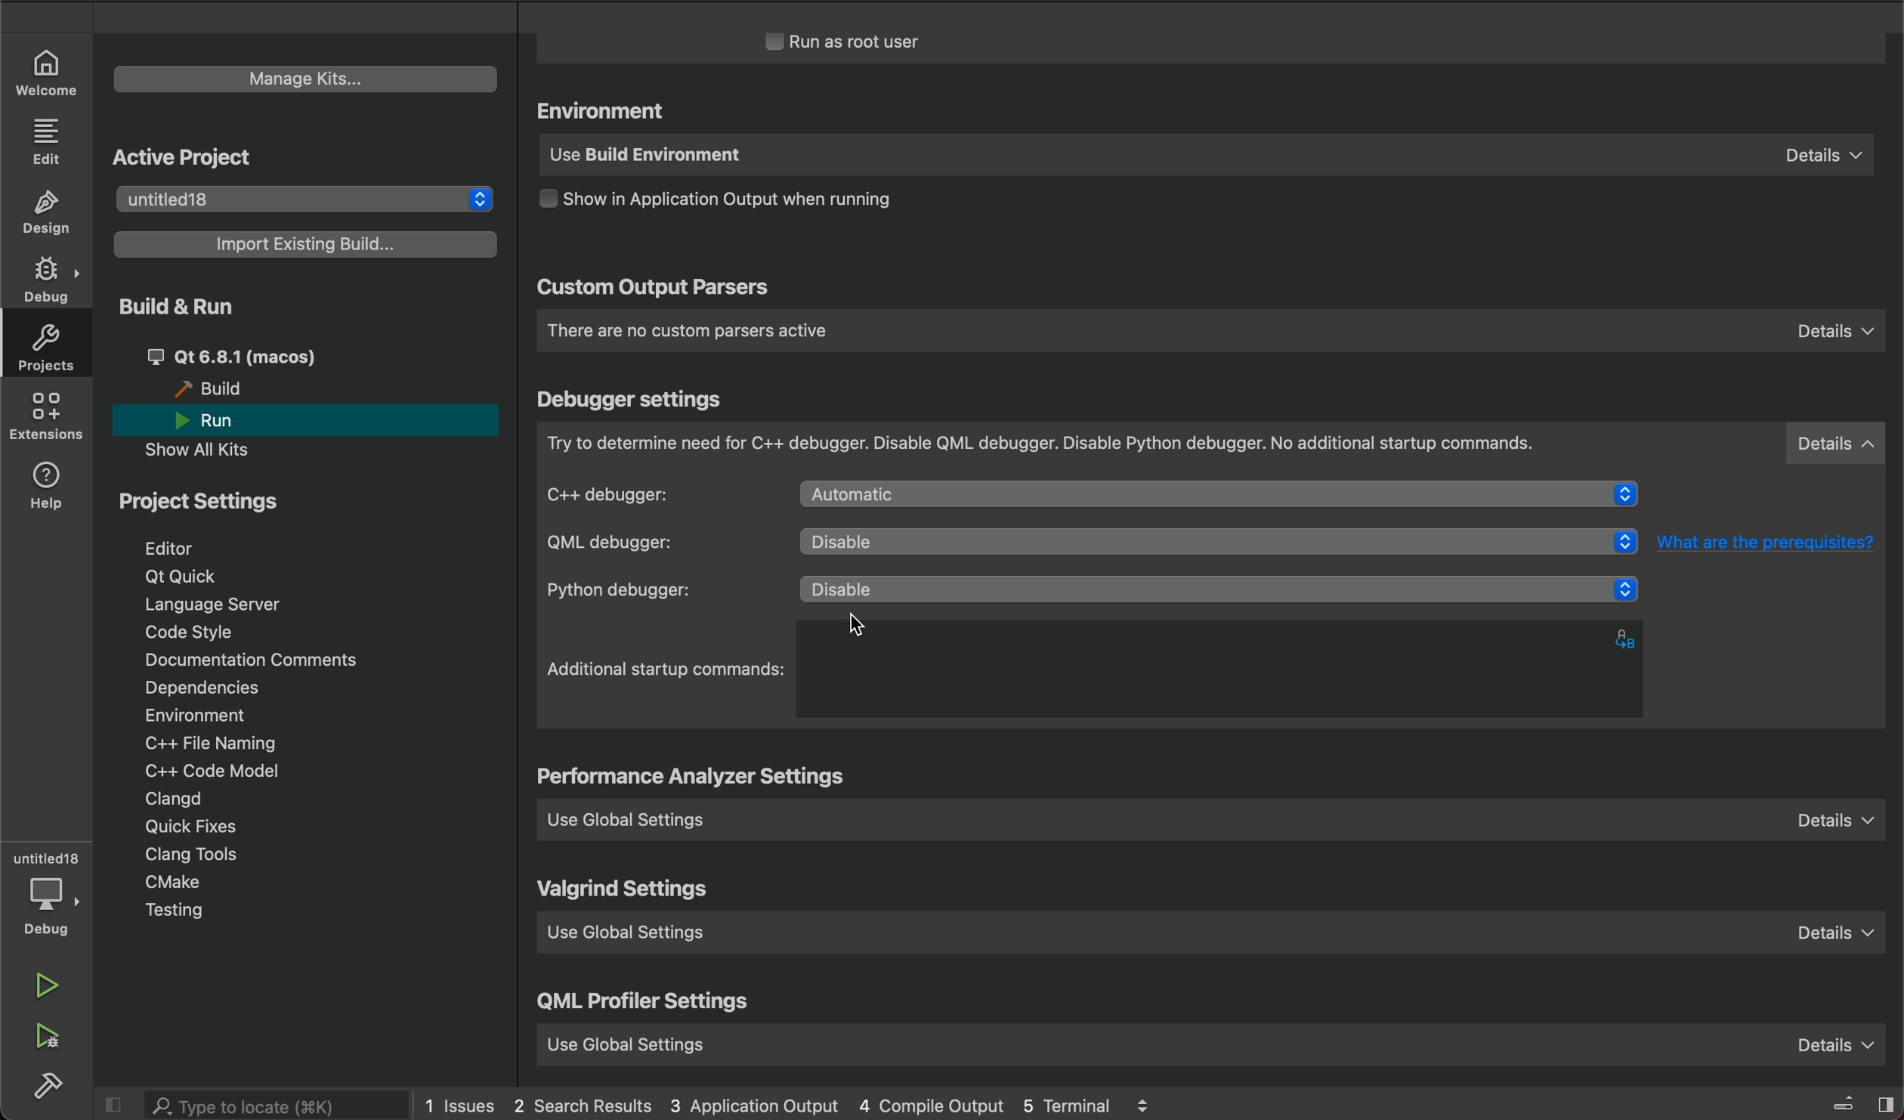 The image size is (1904, 1120). Describe the element at coordinates (209, 450) in the screenshot. I see `show all` at that location.